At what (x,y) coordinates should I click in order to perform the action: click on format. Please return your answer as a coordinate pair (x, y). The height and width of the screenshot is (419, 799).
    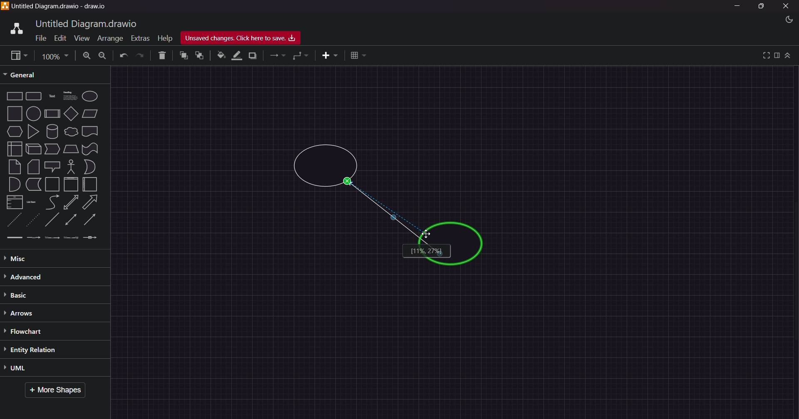
    Looking at the image, I should click on (777, 55).